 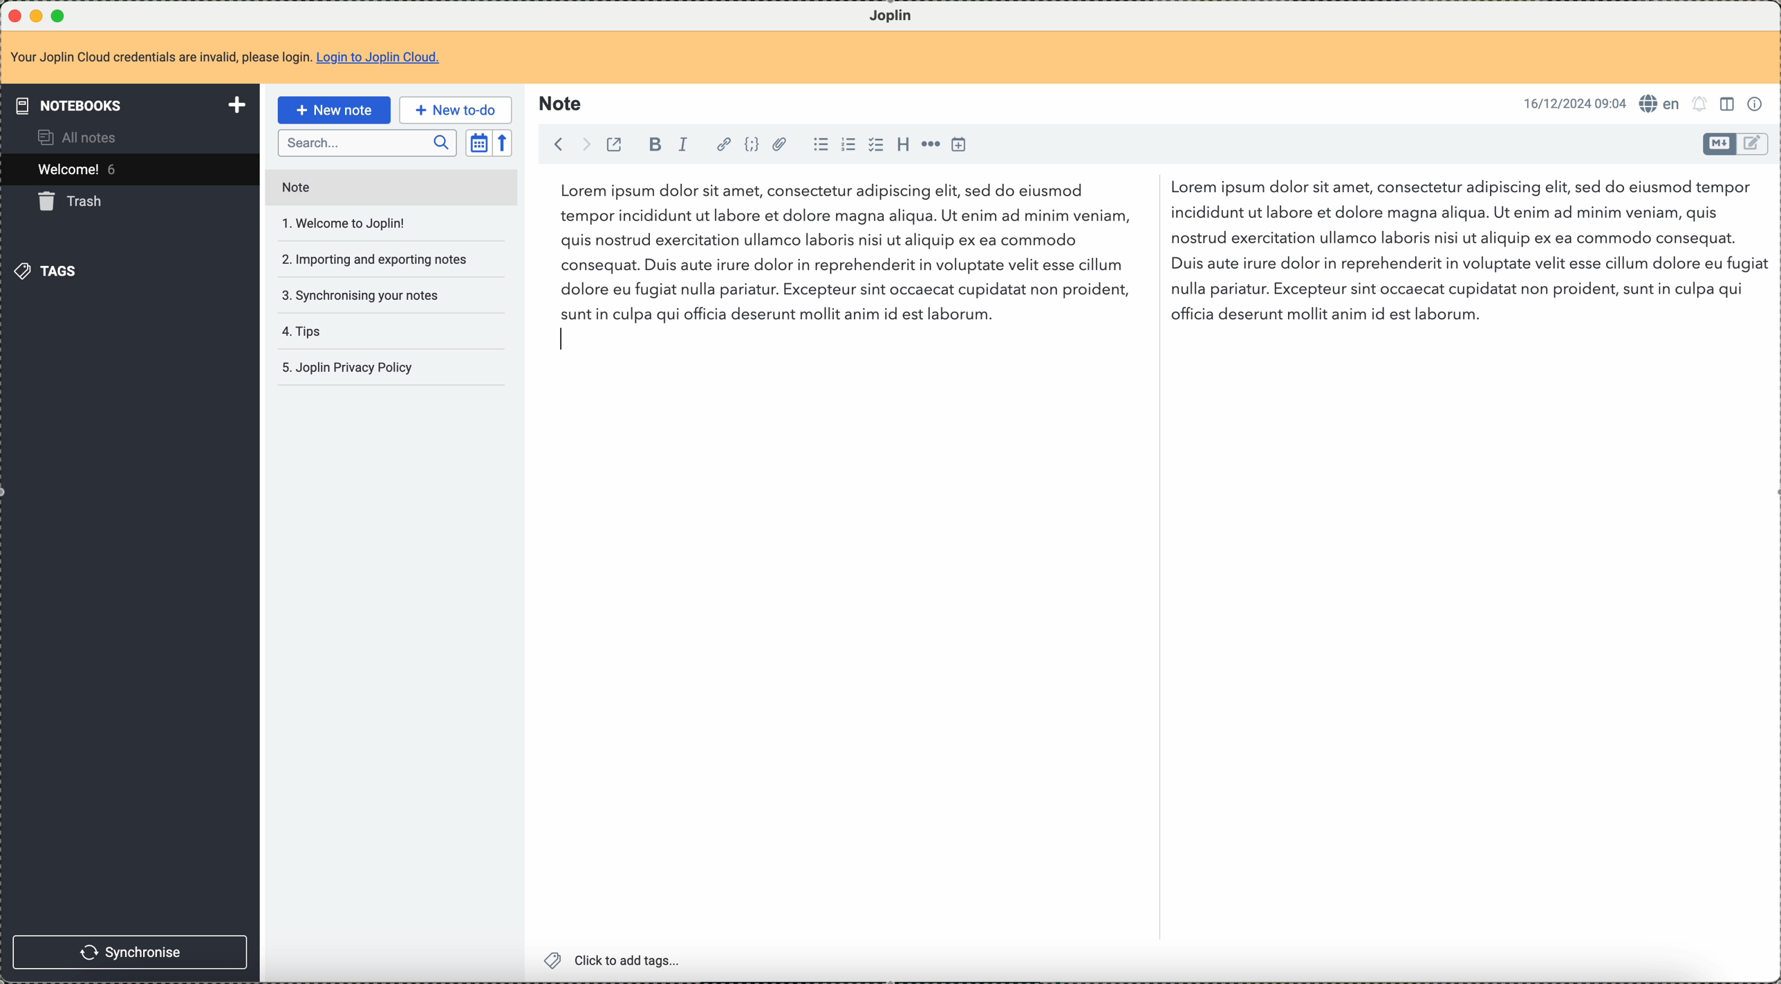 I want to click on minimize, so click(x=37, y=14).